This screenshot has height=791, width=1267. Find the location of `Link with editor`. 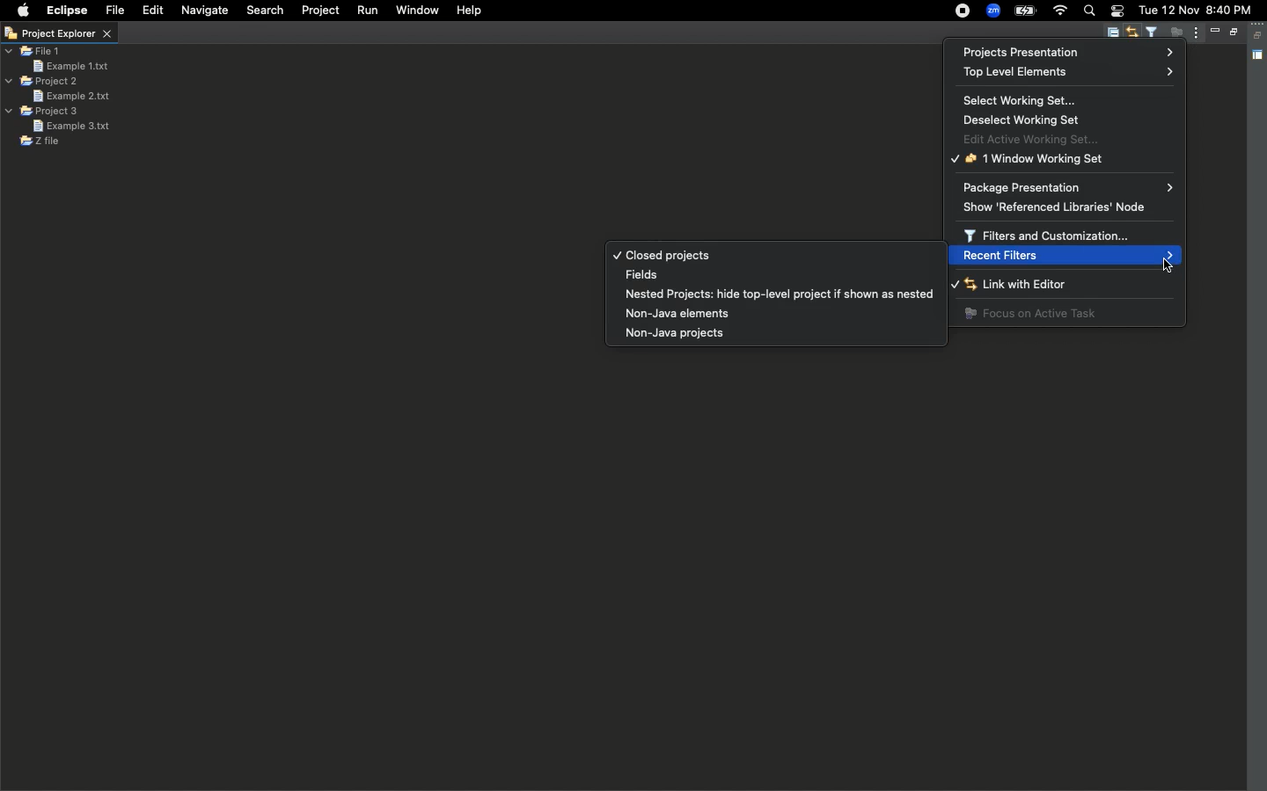

Link with editor is located at coordinates (1038, 286).